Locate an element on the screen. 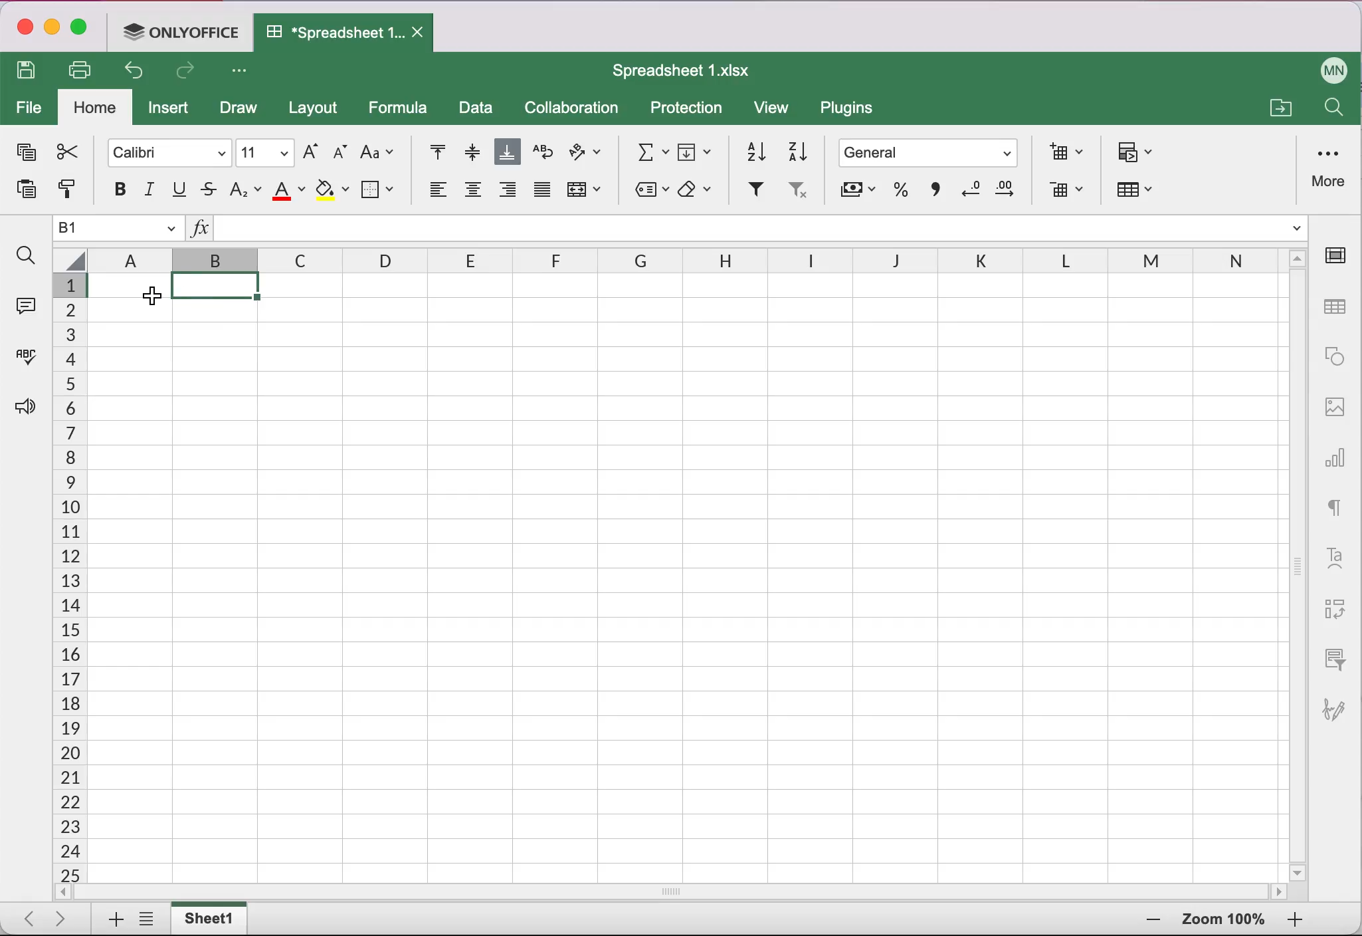 The image size is (1362, 936). font color is located at coordinates (290, 190).